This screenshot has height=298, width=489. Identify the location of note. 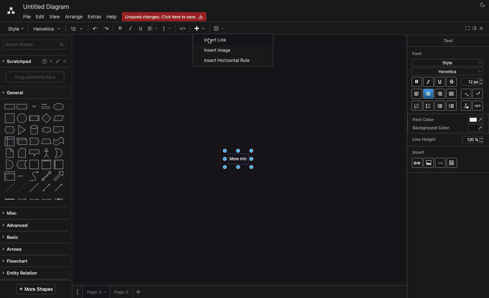
(10, 153).